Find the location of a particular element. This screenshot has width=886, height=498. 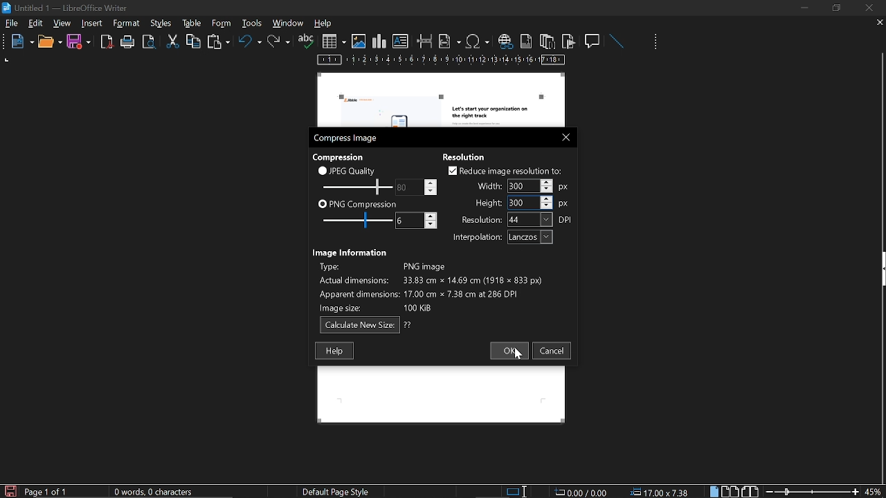

styles is located at coordinates (190, 23).